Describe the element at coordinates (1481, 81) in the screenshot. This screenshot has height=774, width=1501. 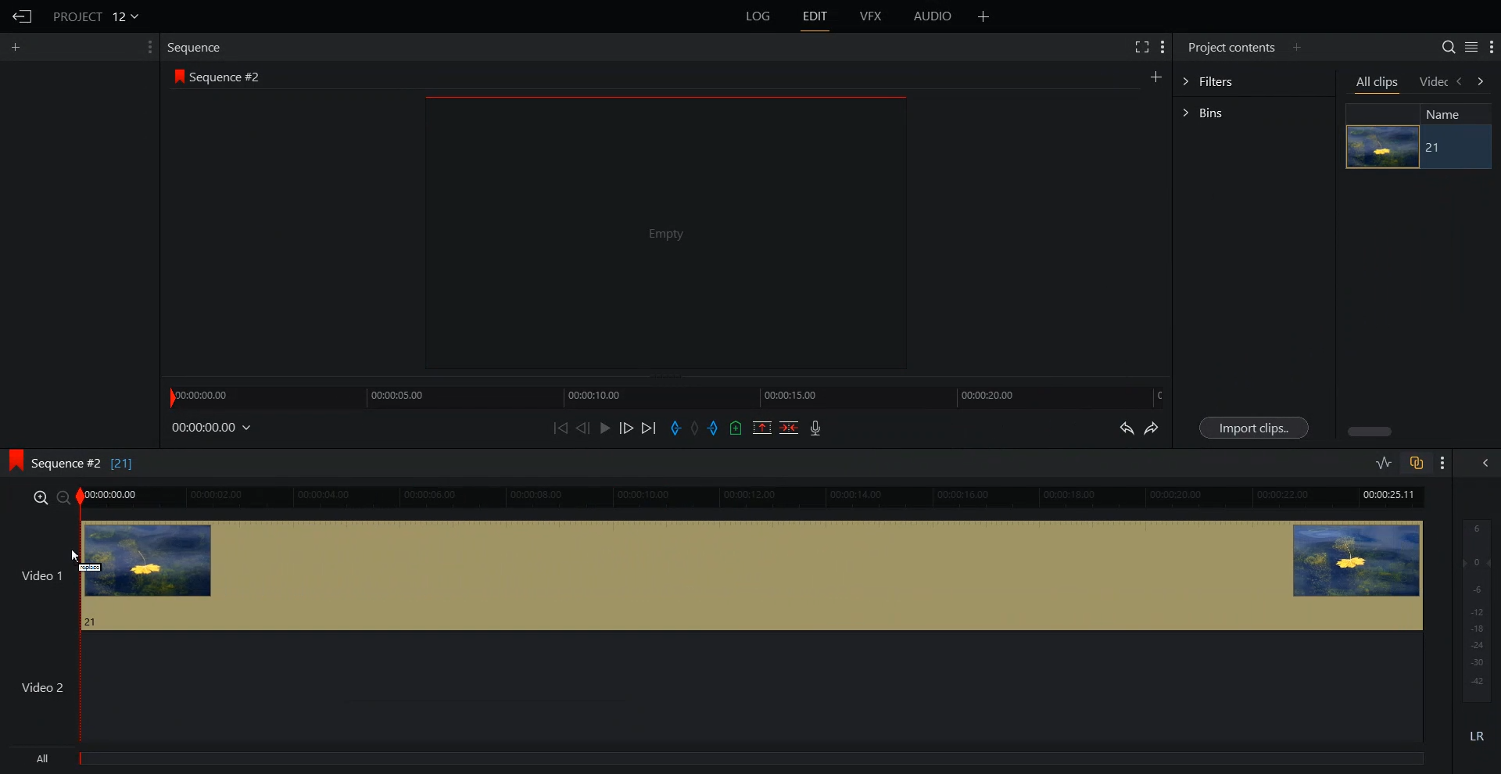
I see `Move forwaars` at that location.